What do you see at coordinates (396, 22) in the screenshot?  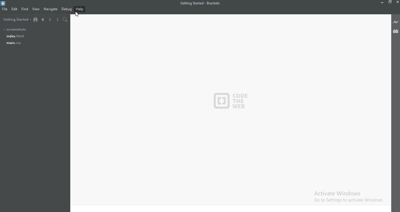 I see `Live preview` at bounding box center [396, 22].